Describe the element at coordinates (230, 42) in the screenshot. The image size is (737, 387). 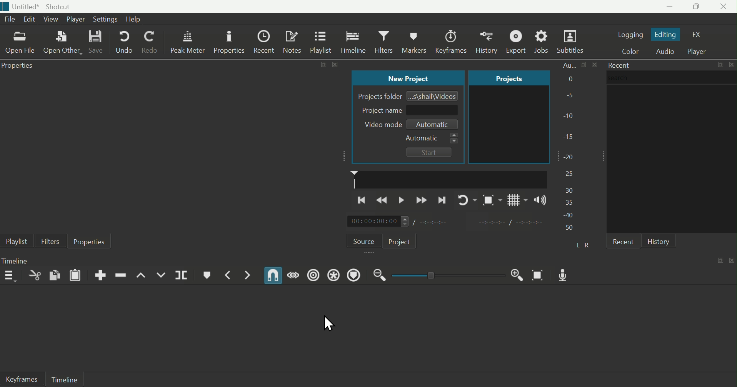
I see `Properties` at that location.